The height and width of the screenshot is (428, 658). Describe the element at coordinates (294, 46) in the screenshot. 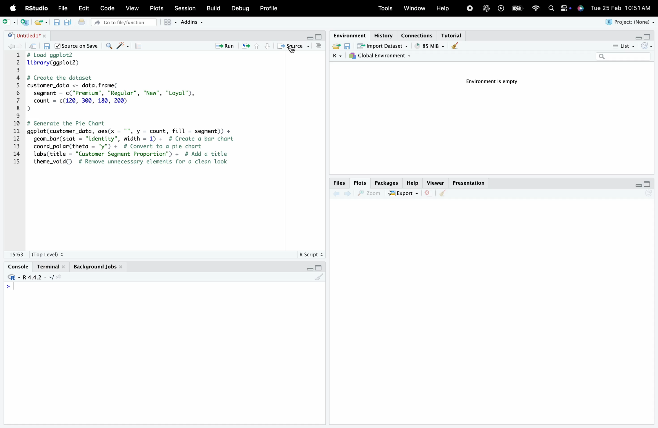

I see `+ Source ~` at that location.